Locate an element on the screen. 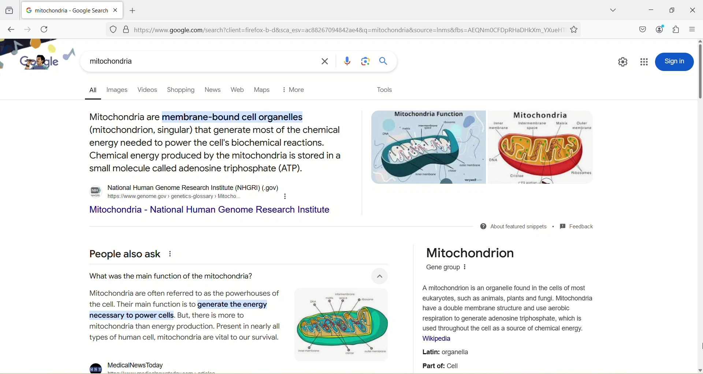  more is located at coordinates (299, 90).